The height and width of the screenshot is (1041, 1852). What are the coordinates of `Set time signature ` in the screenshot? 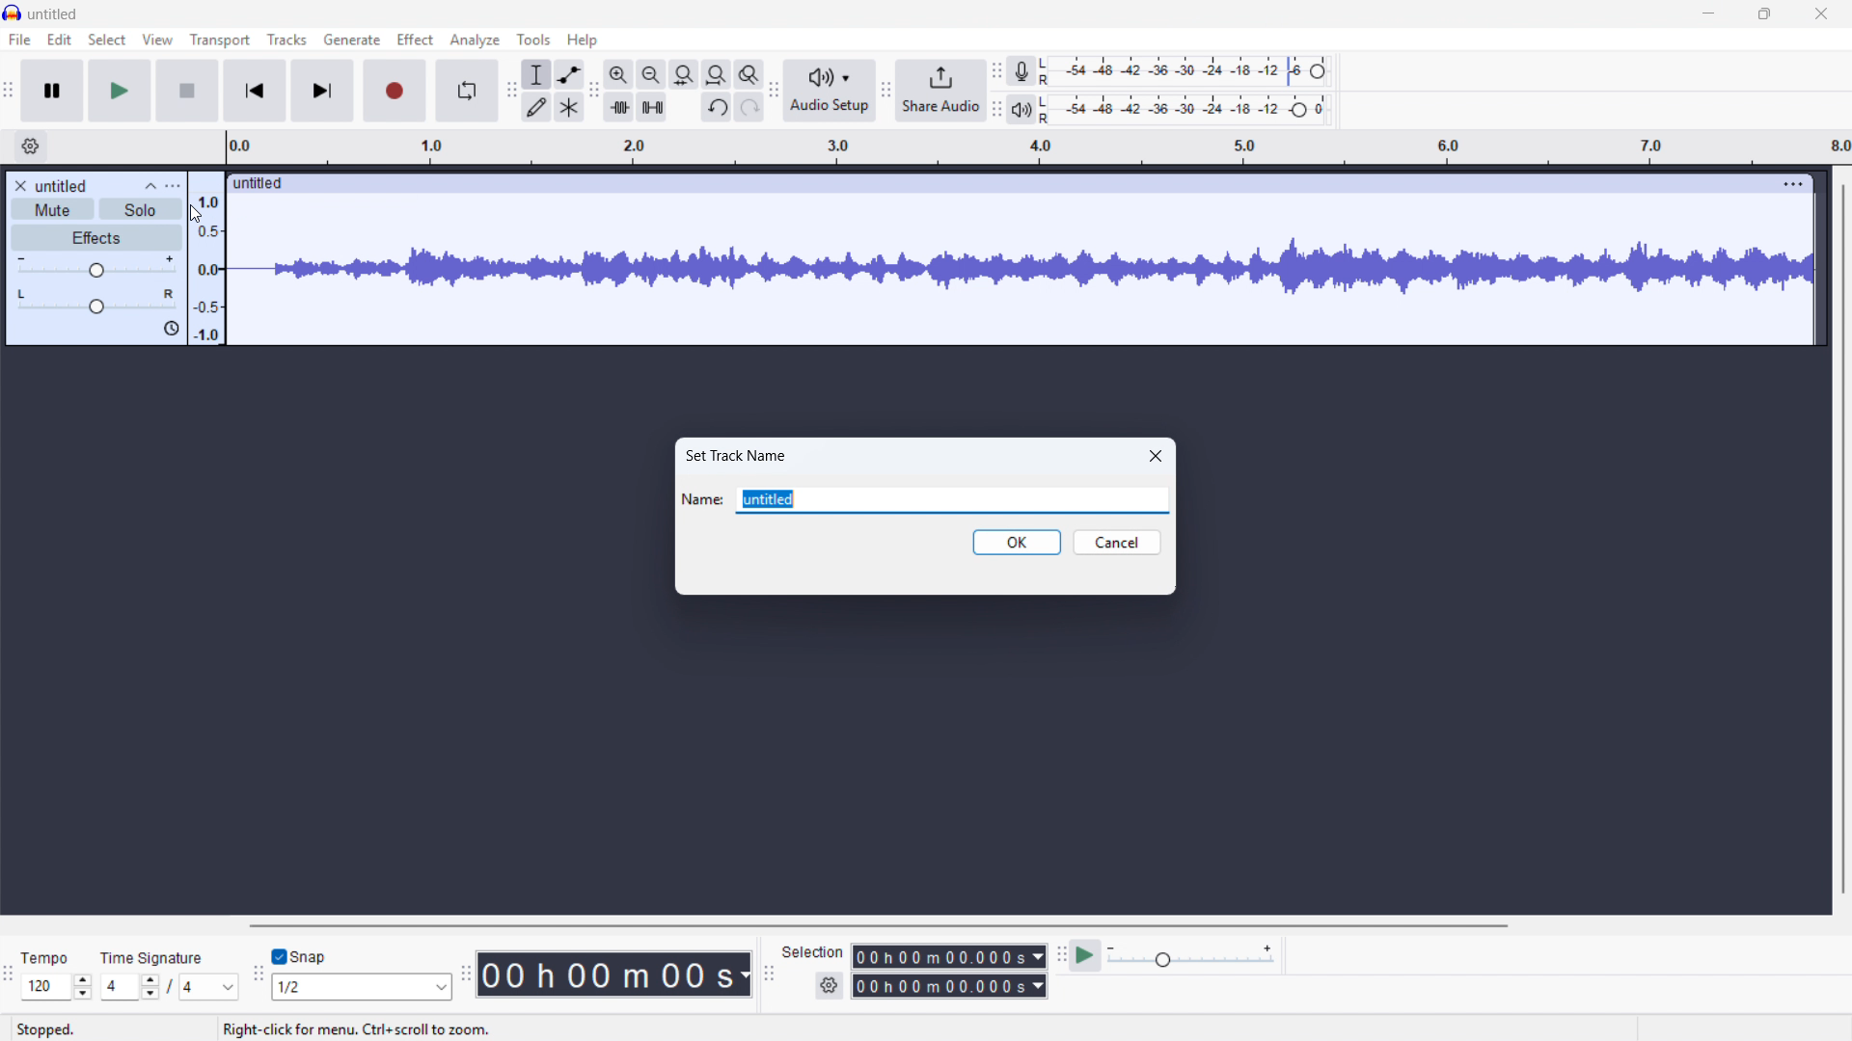 It's located at (171, 987).